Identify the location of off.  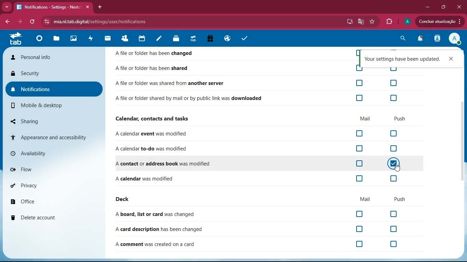
(395, 149).